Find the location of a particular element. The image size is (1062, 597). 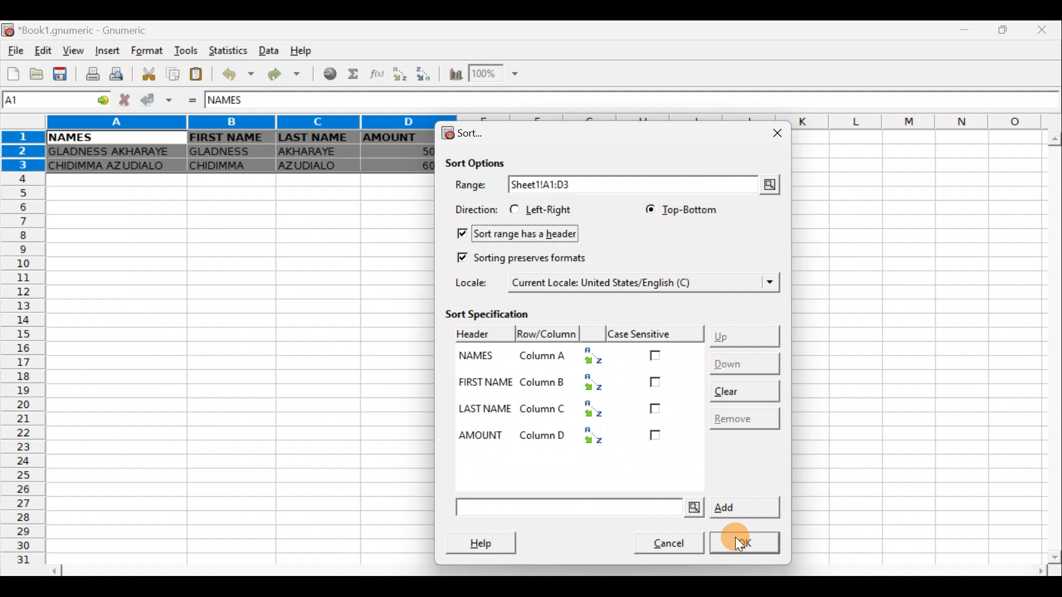

Cancel change is located at coordinates (123, 101).